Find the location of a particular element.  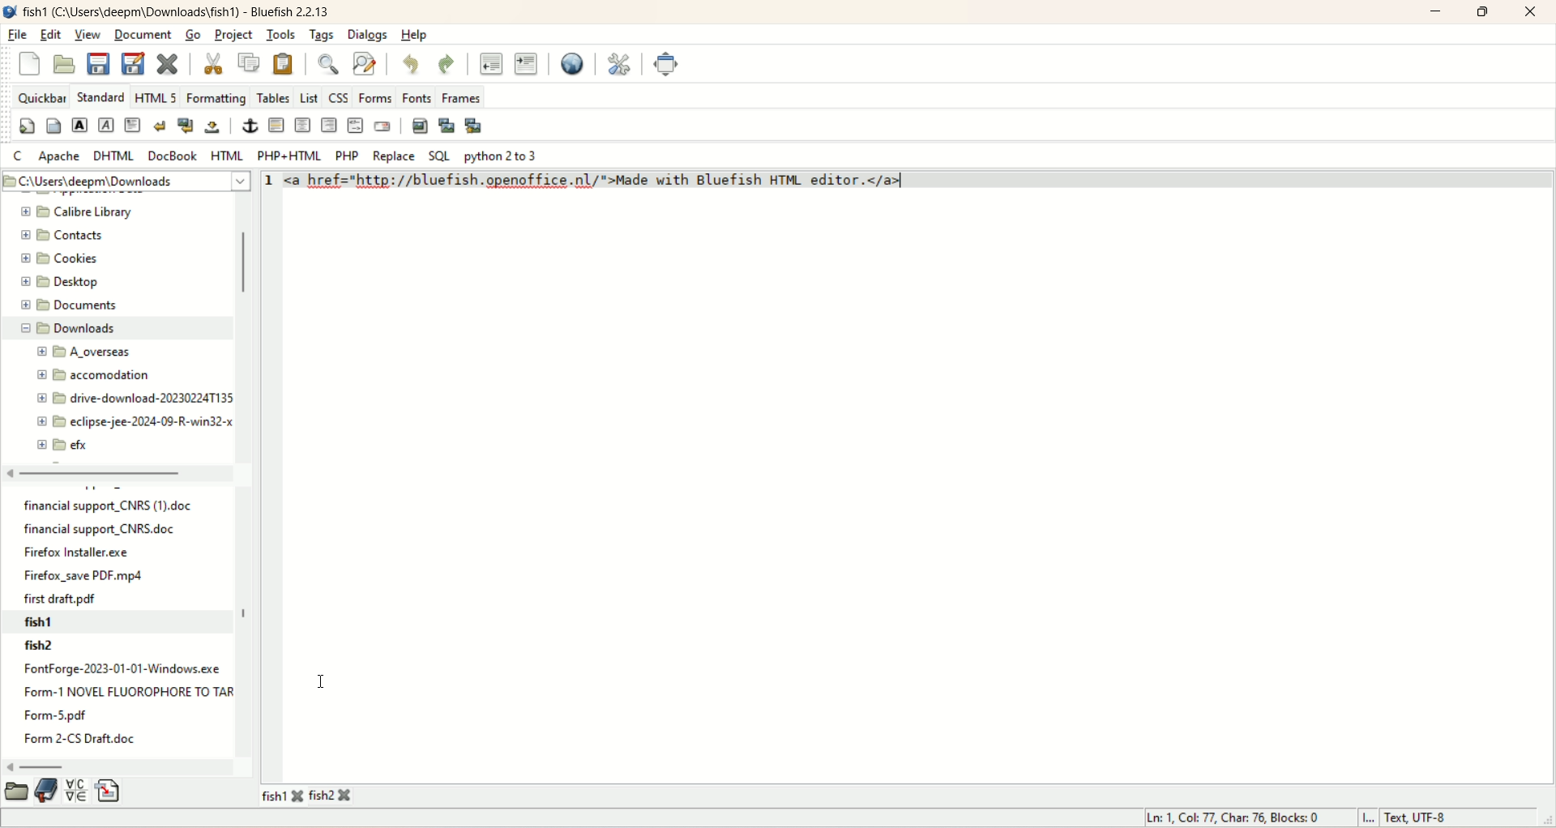

paste is located at coordinates (283, 63).